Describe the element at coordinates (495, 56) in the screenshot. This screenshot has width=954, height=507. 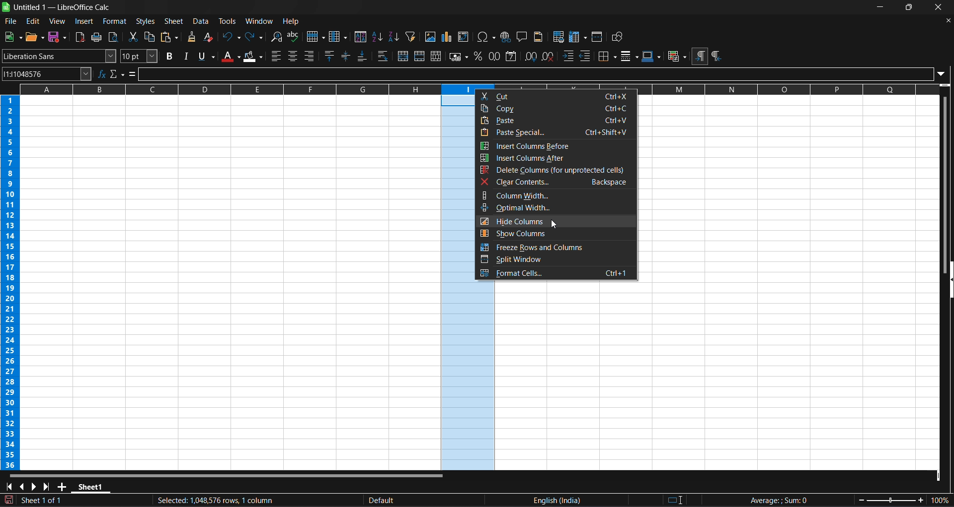
I see `format as number` at that location.